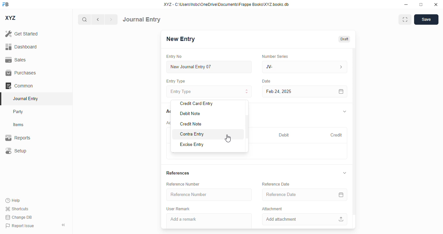 The image size is (443, 234). I want to click on get started, so click(22, 34).